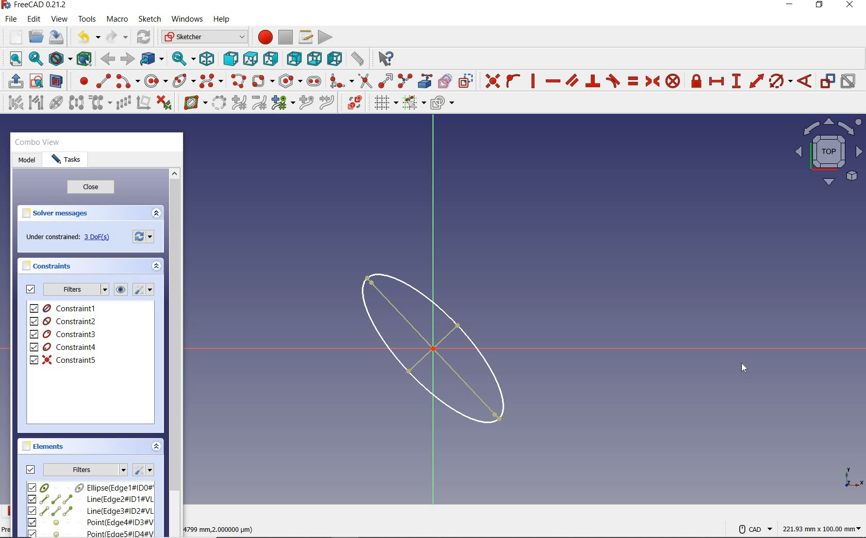 The width and height of the screenshot is (866, 538). I want to click on remove axes alignment, so click(143, 104).